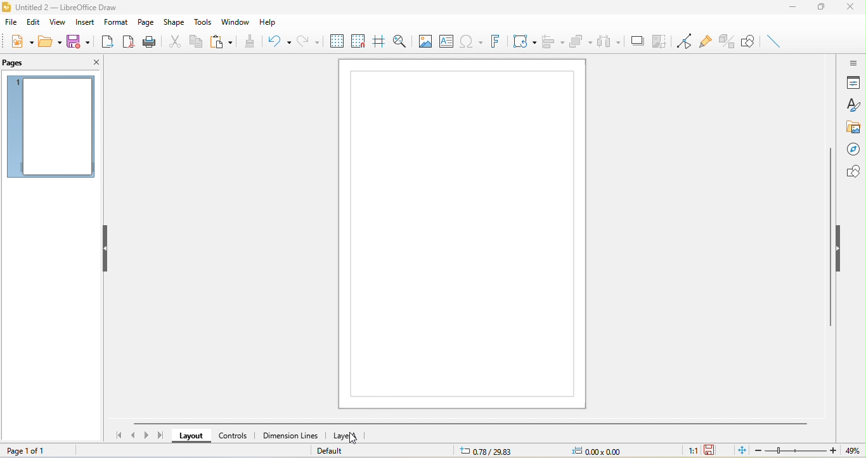  Describe the element at coordinates (778, 41) in the screenshot. I see `toggle extrusion` at that location.